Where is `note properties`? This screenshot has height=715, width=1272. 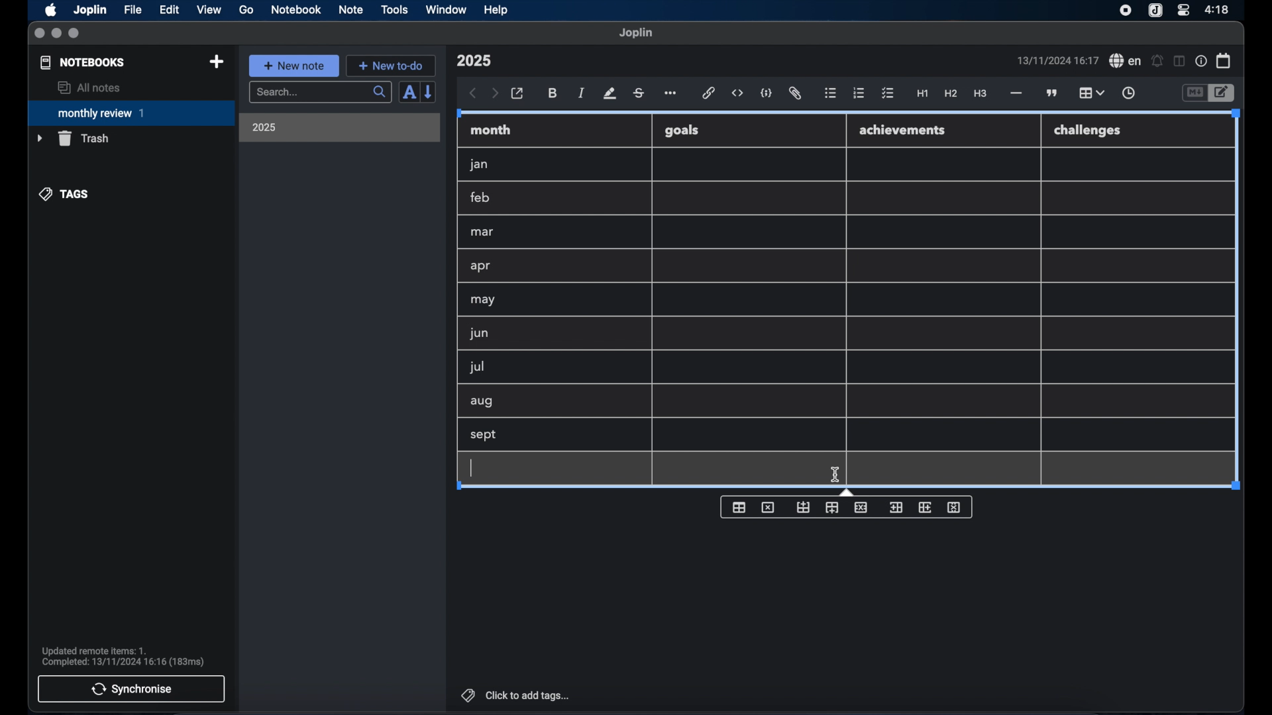 note properties is located at coordinates (1201, 62).